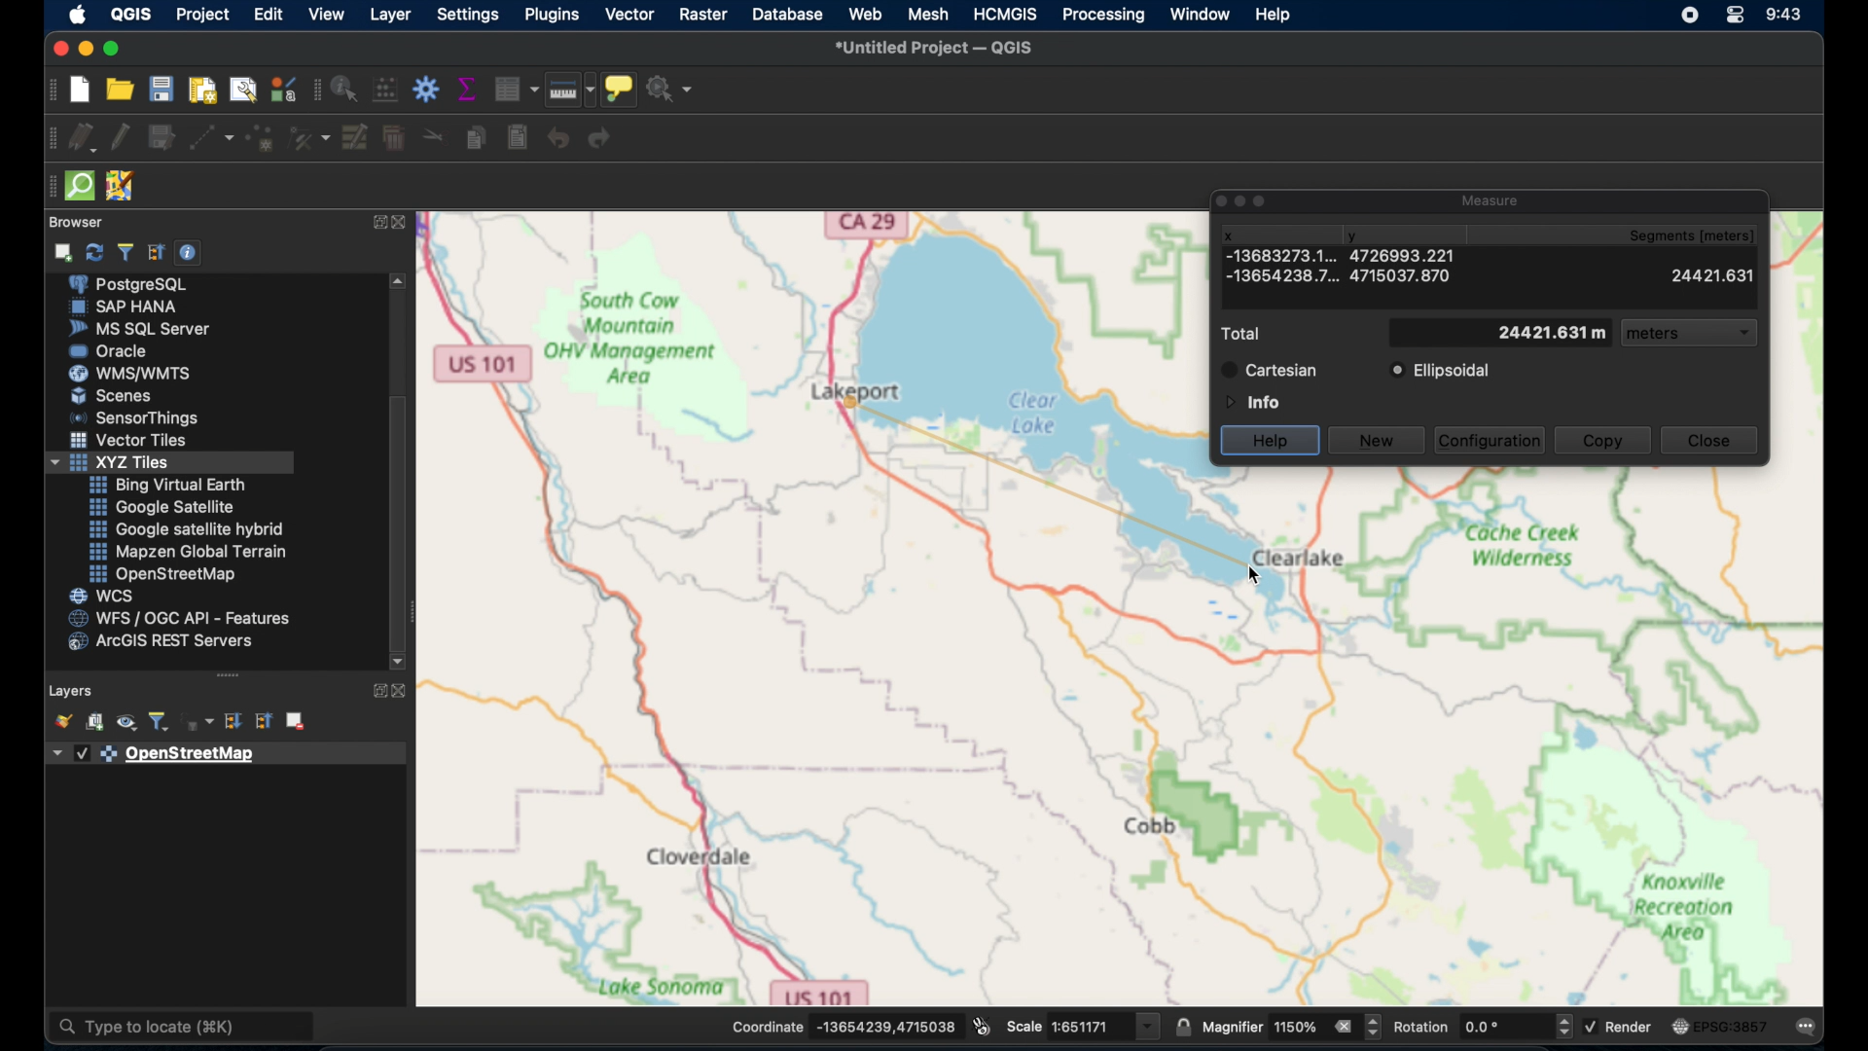 This screenshot has width=1868, height=1051. Describe the element at coordinates (314, 91) in the screenshot. I see `attributes. toolbar` at that location.